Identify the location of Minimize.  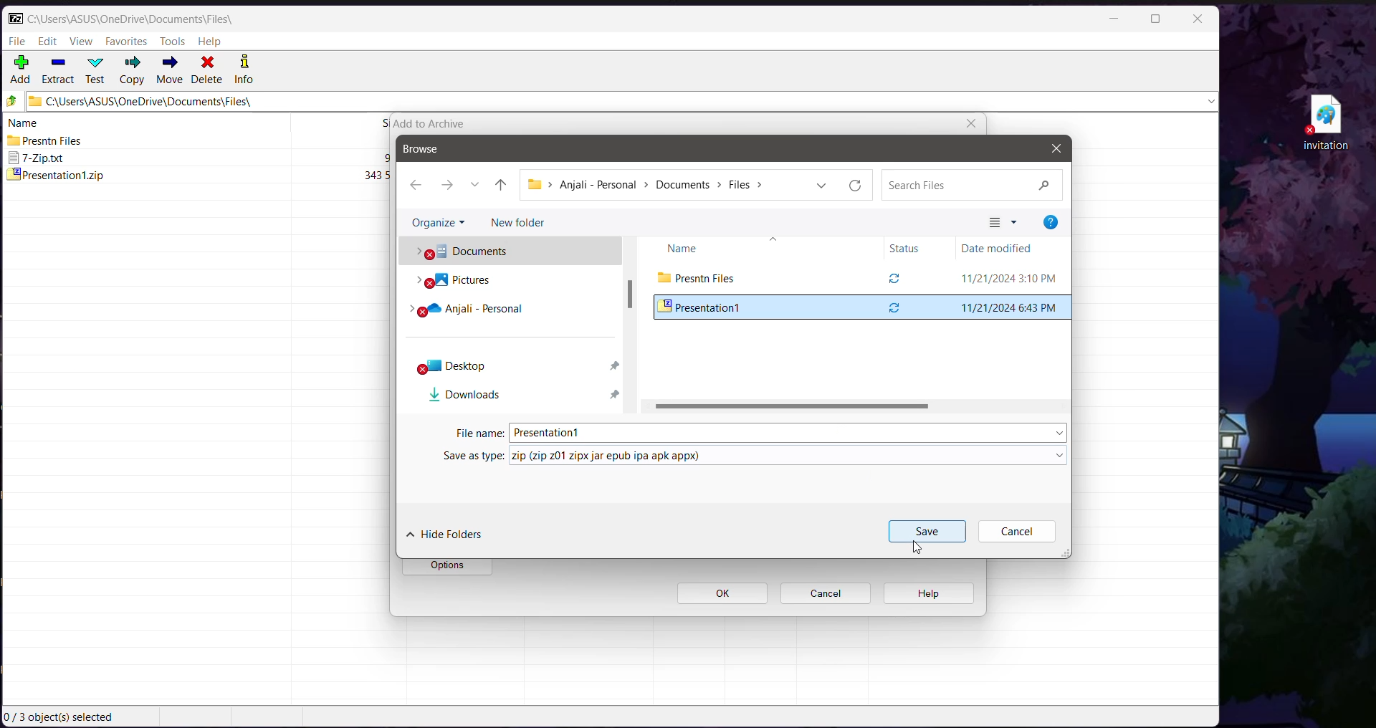
(1116, 19).